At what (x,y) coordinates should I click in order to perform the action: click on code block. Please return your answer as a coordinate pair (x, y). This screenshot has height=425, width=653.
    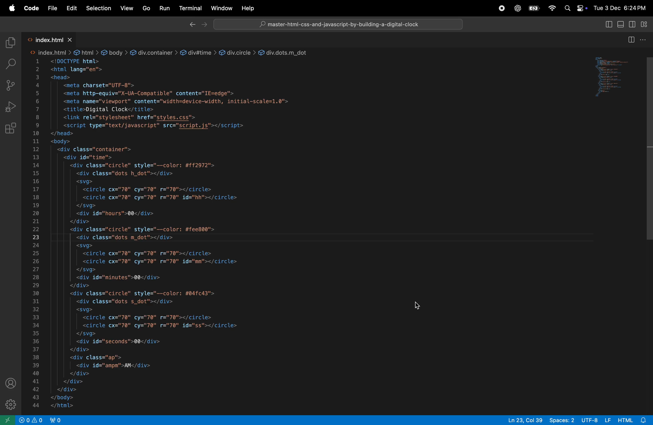
    Looking at the image, I should click on (265, 234).